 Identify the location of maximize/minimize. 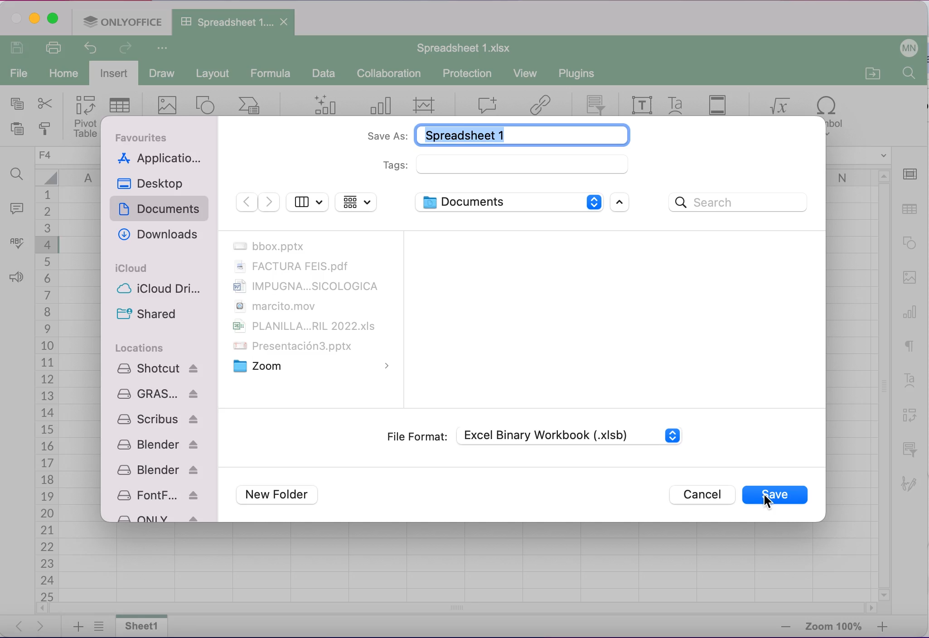
(624, 203).